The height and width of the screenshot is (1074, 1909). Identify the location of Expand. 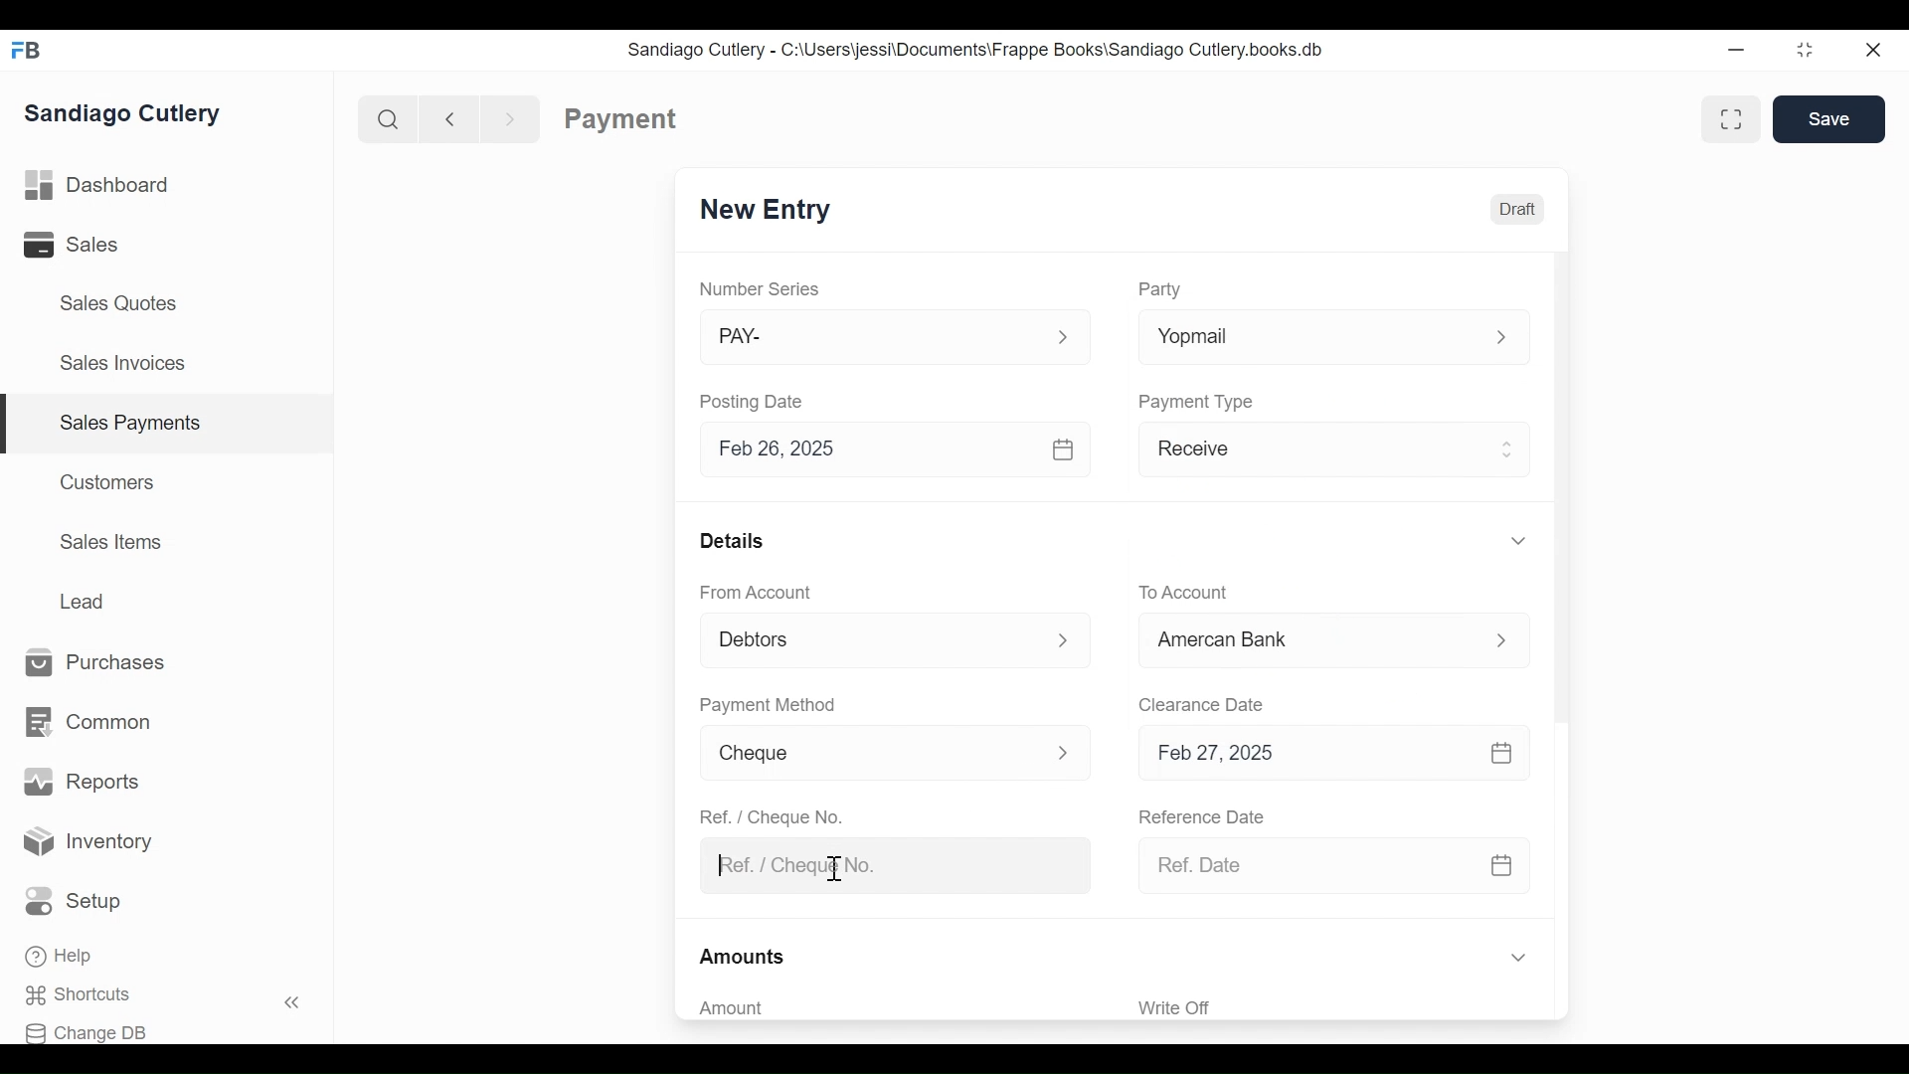
(1501, 339).